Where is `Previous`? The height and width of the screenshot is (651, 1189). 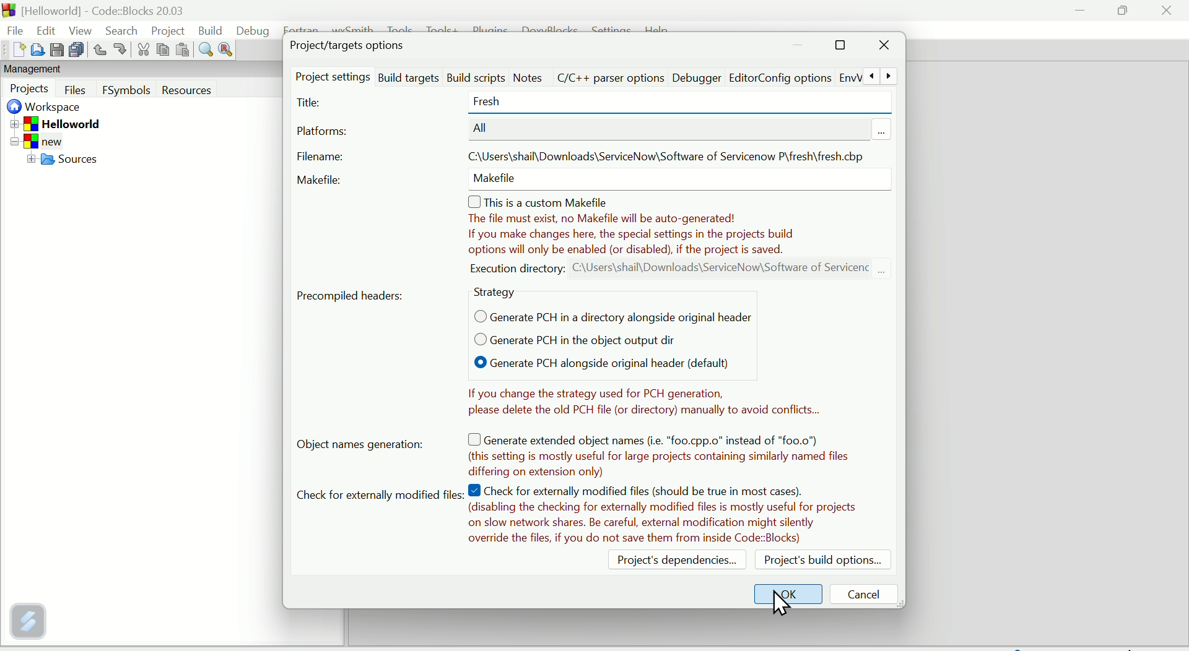 Previous is located at coordinates (870, 75).